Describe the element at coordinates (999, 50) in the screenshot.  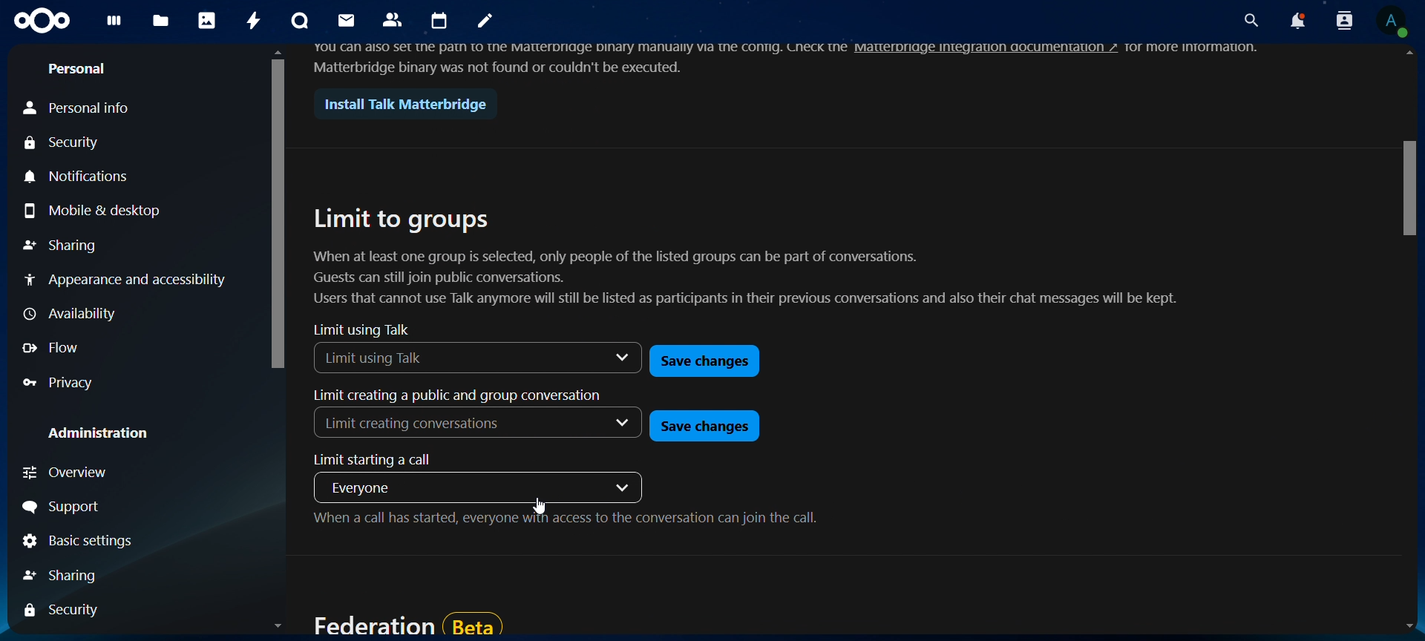
I see `matterbridge integration documentation` at that location.